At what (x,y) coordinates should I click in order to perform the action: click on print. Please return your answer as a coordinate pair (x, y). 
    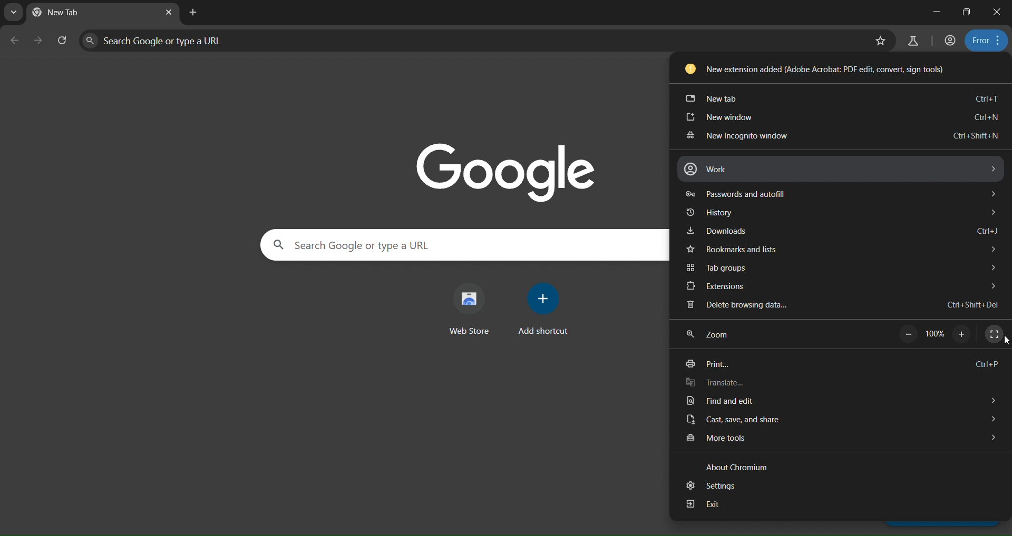
    Looking at the image, I should click on (843, 363).